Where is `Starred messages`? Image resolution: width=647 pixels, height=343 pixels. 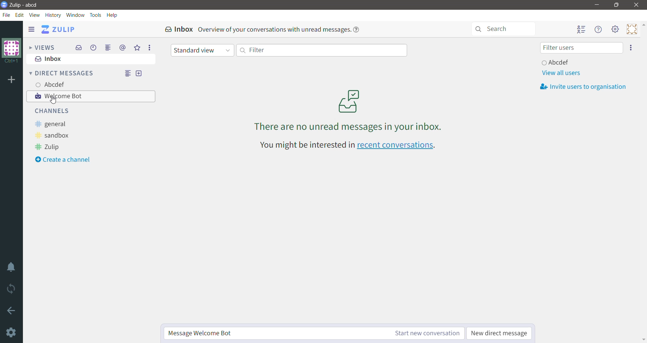 Starred messages is located at coordinates (138, 47).